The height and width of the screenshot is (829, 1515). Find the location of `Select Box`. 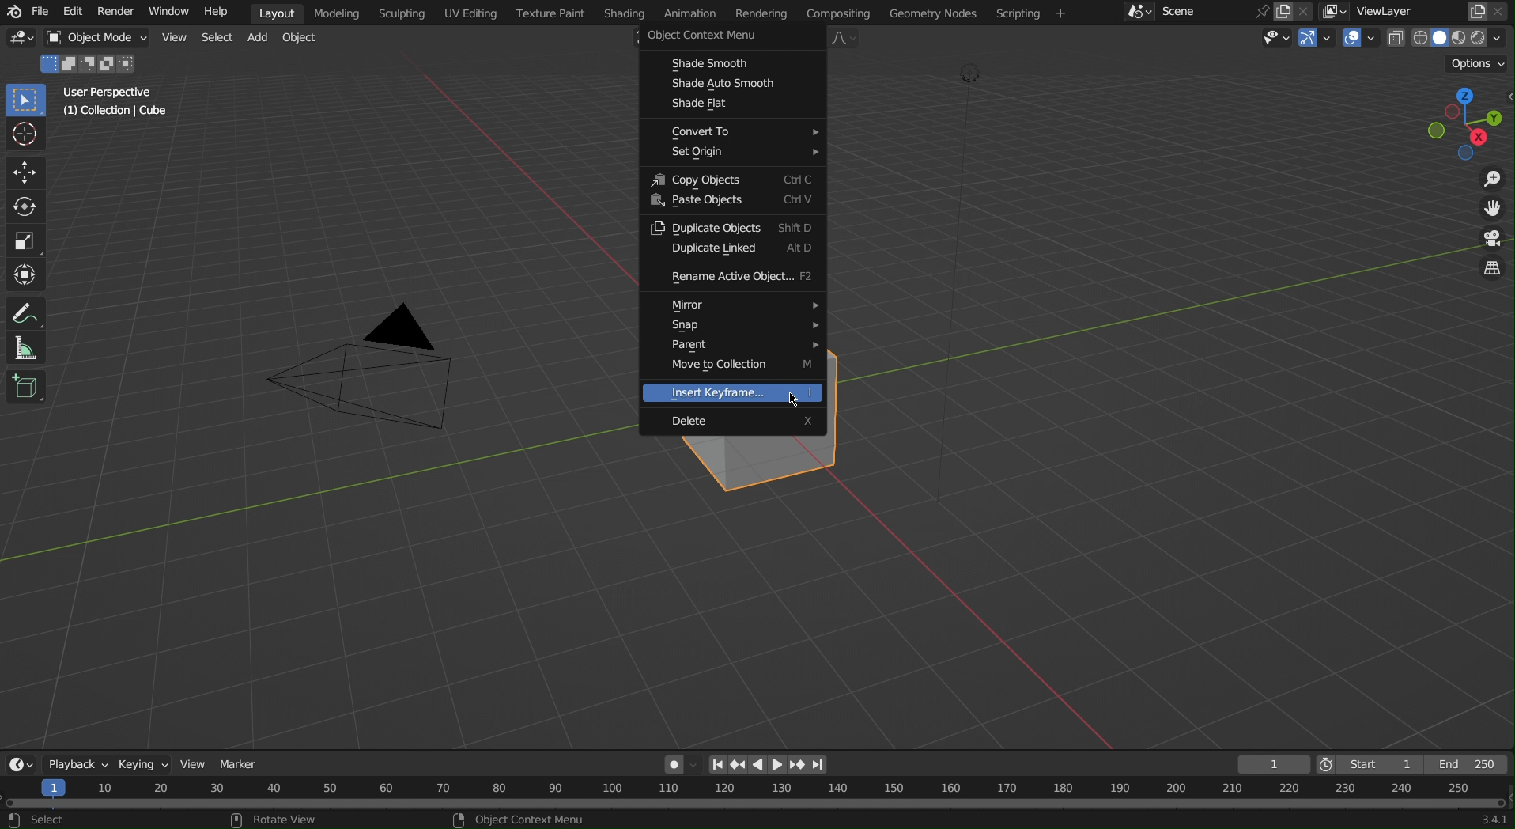

Select Box is located at coordinates (25, 100).